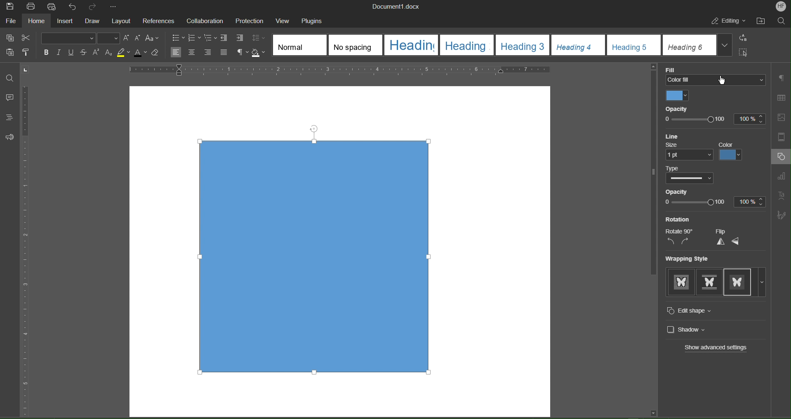  Describe the element at coordinates (28, 38) in the screenshot. I see `Cut` at that location.